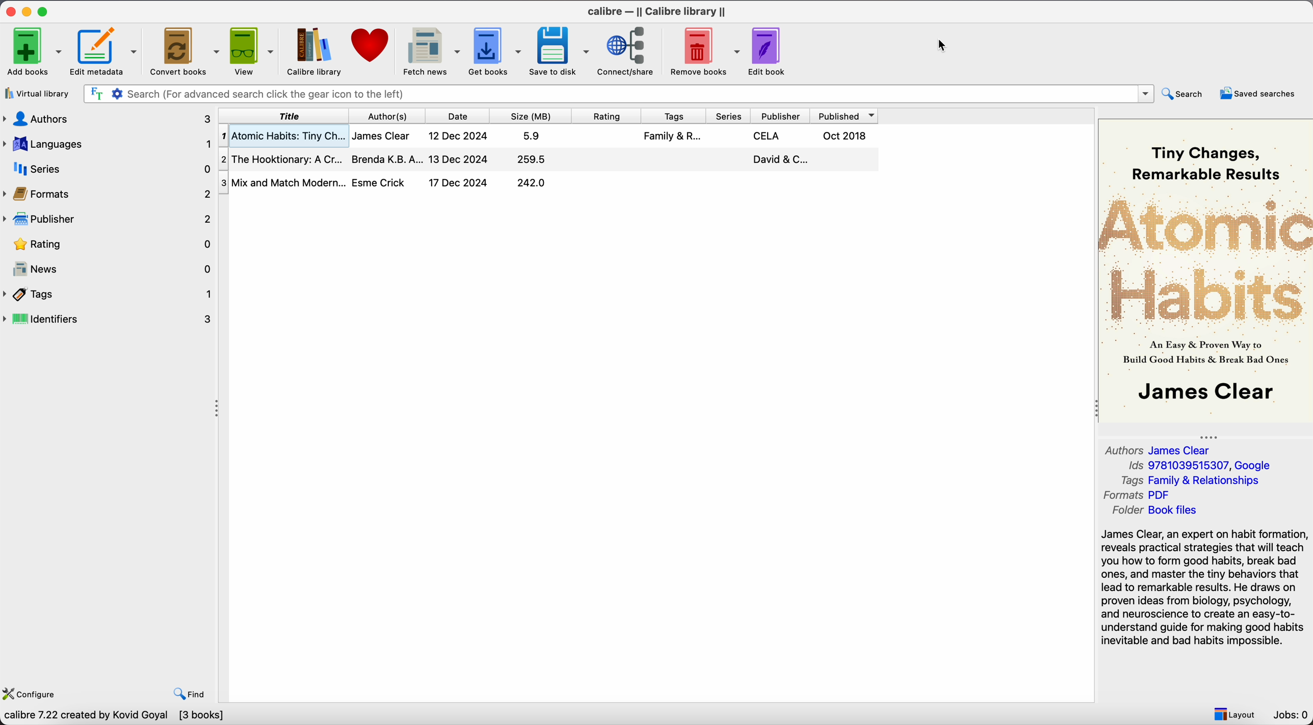  What do you see at coordinates (251, 51) in the screenshot?
I see `view` at bounding box center [251, 51].